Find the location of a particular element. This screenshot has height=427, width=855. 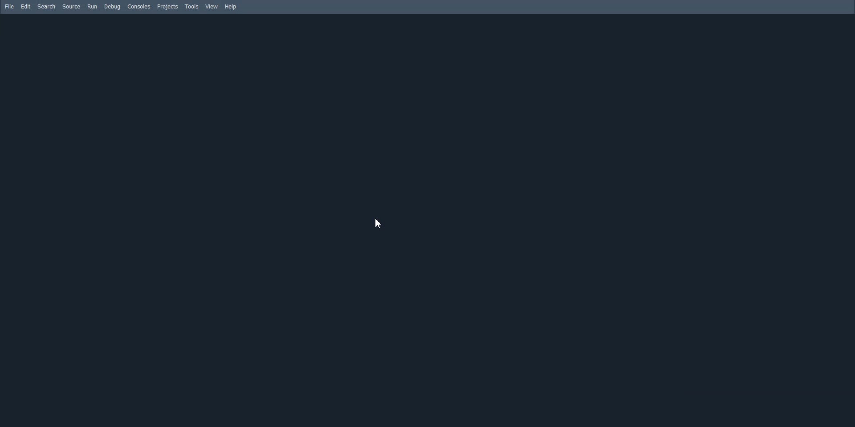

Cursor is located at coordinates (380, 223).